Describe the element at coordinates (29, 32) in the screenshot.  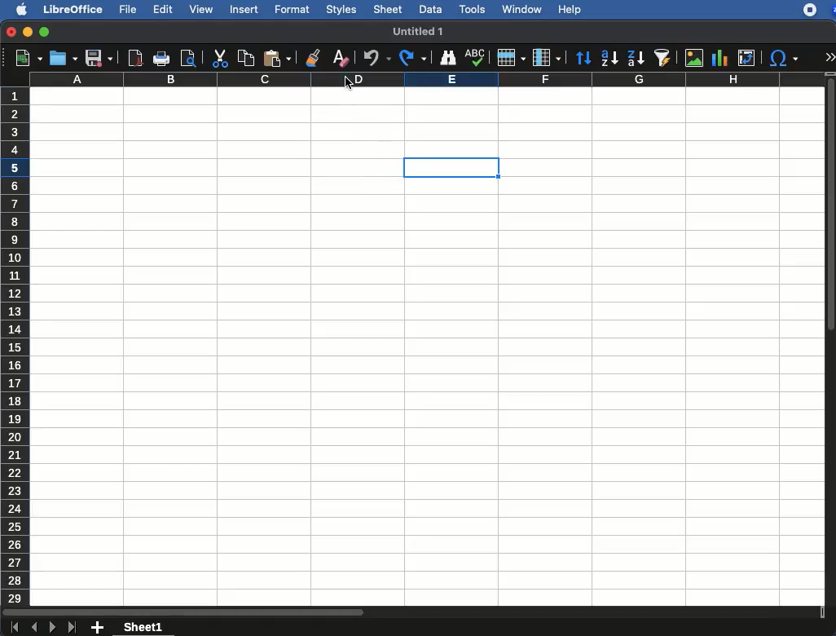
I see `minimize` at that location.